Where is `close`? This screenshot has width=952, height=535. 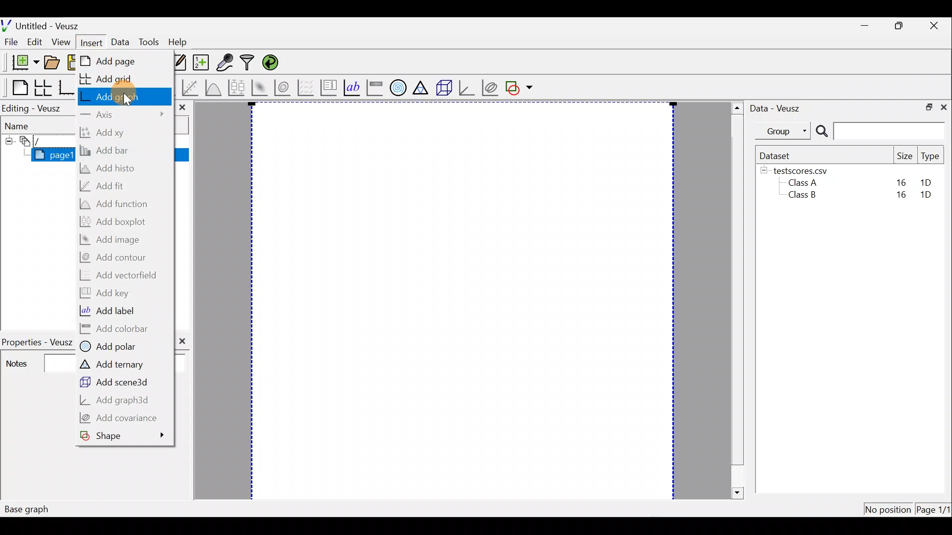
close is located at coordinates (184, 341).